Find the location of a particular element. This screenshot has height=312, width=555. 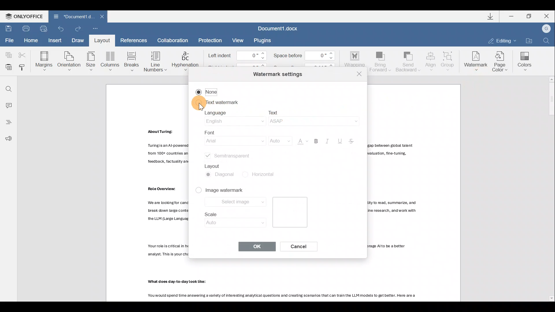

Downloads is located at coordinates (493, 17).